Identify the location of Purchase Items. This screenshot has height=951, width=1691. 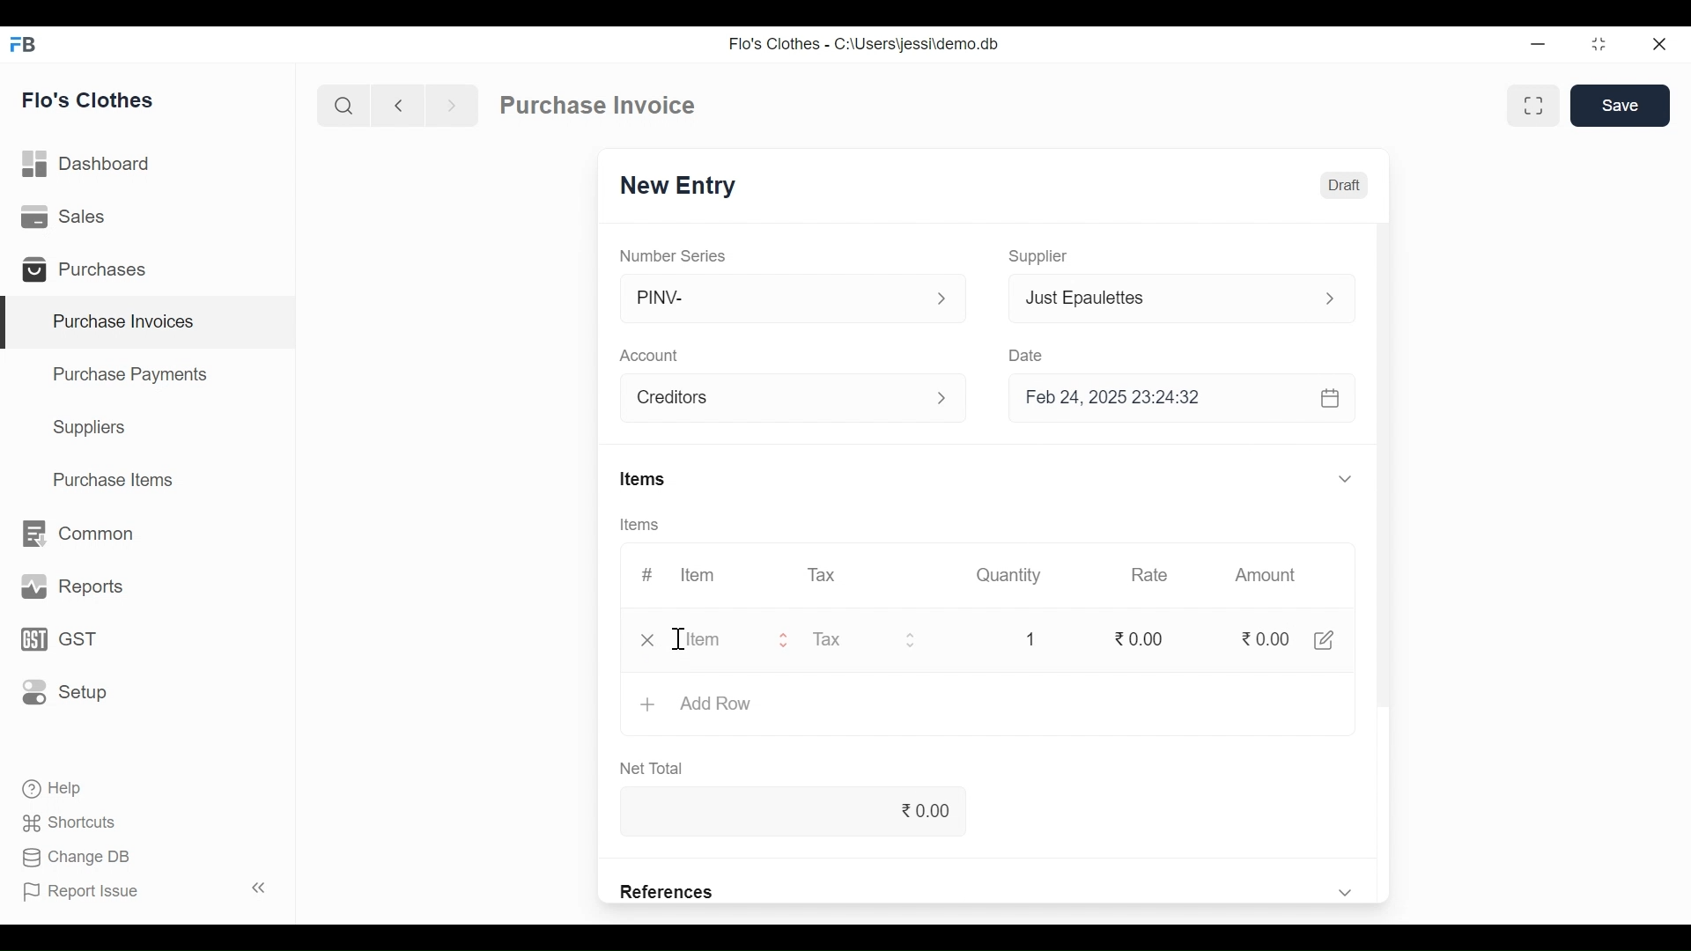
(117, 479).